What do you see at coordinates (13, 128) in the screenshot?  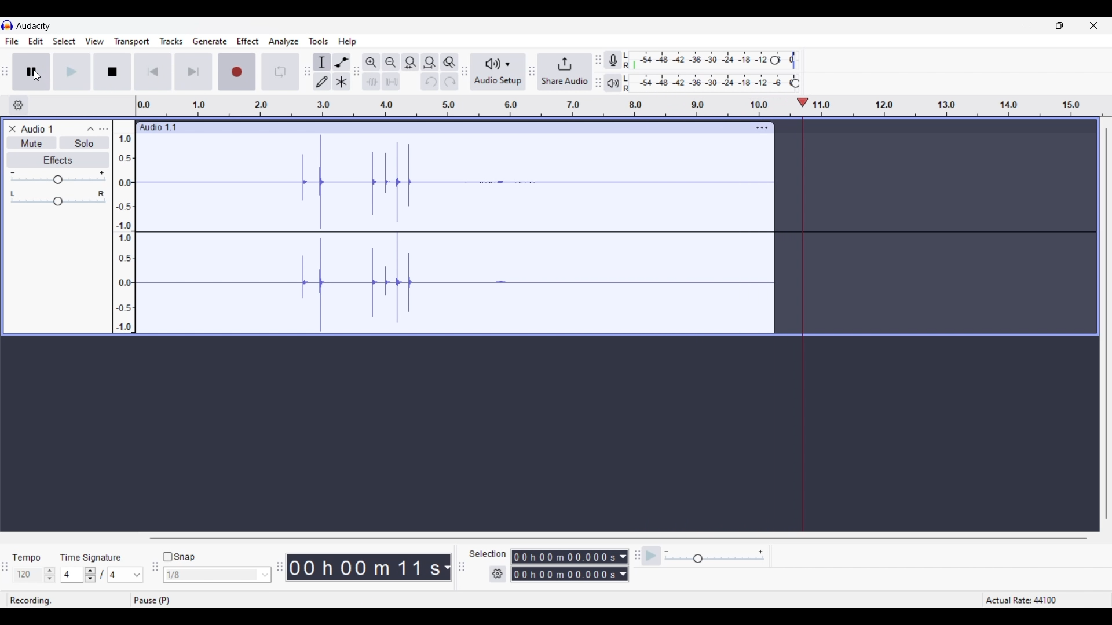 I see `Delete current track` at bounding box center [13, 128].